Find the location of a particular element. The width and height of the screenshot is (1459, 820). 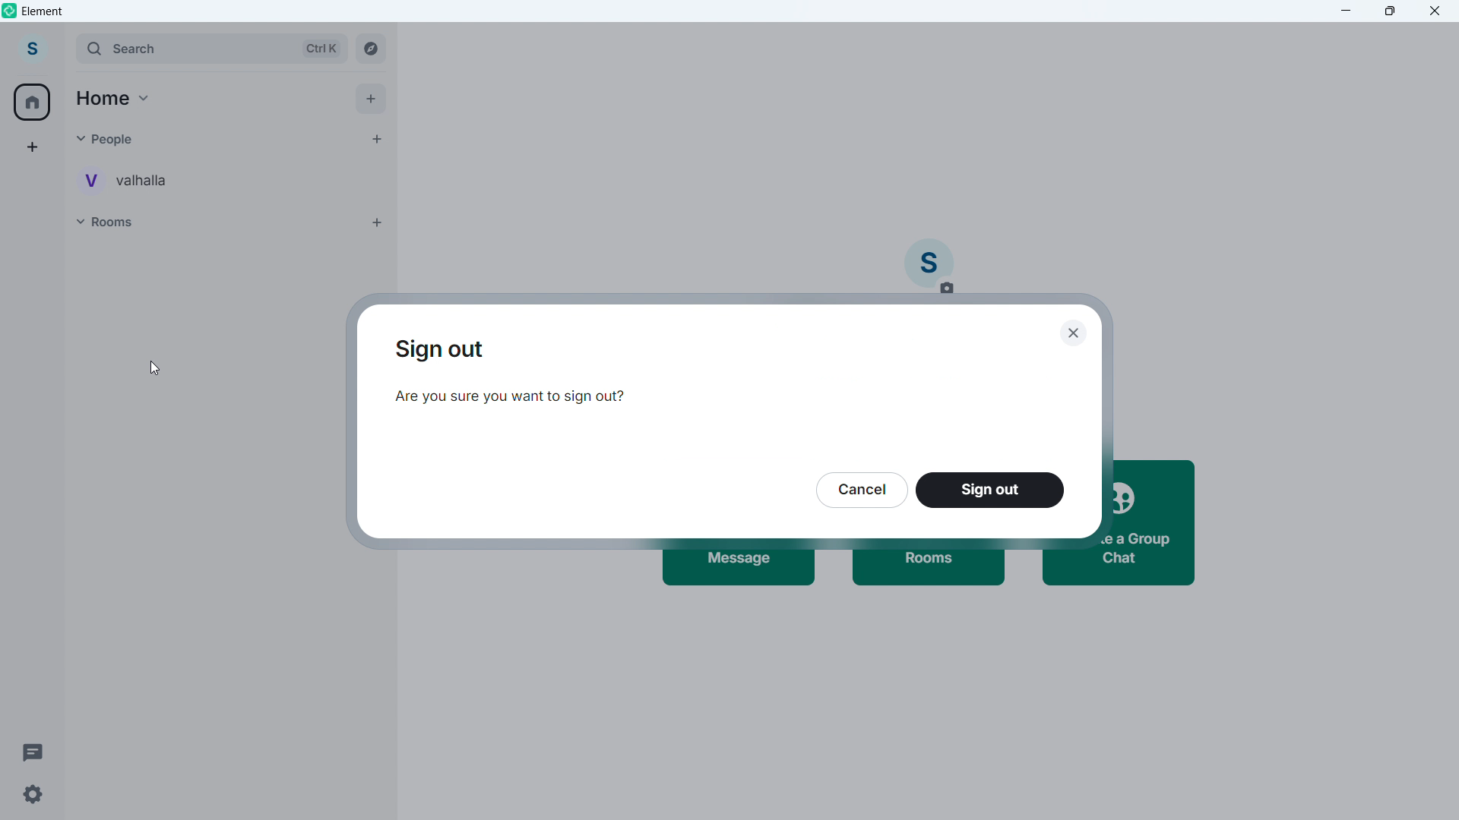

close  is located at coordinates (1434, 11).